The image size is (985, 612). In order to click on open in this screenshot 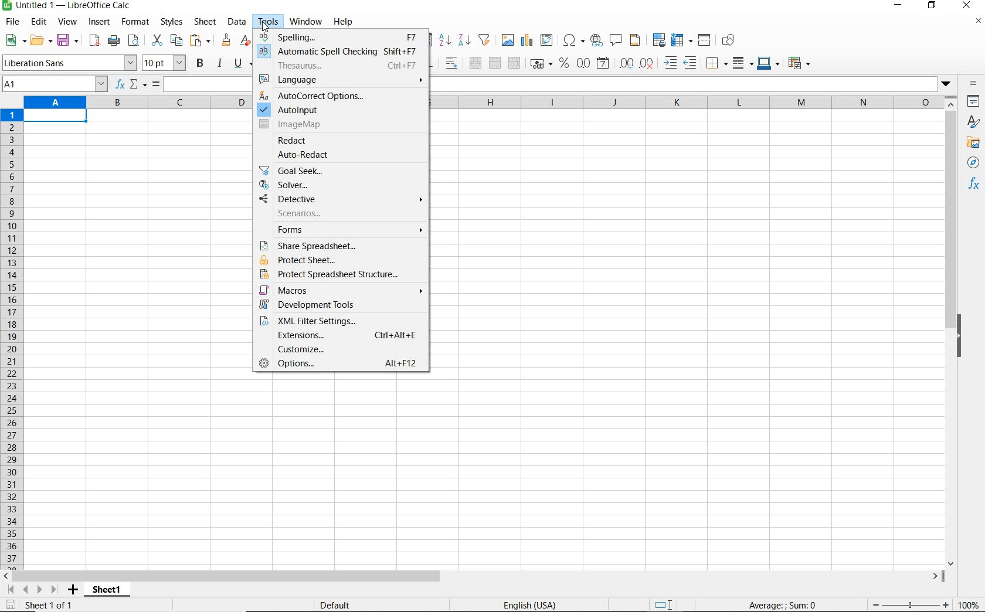, I will do `click(40, 40)`.